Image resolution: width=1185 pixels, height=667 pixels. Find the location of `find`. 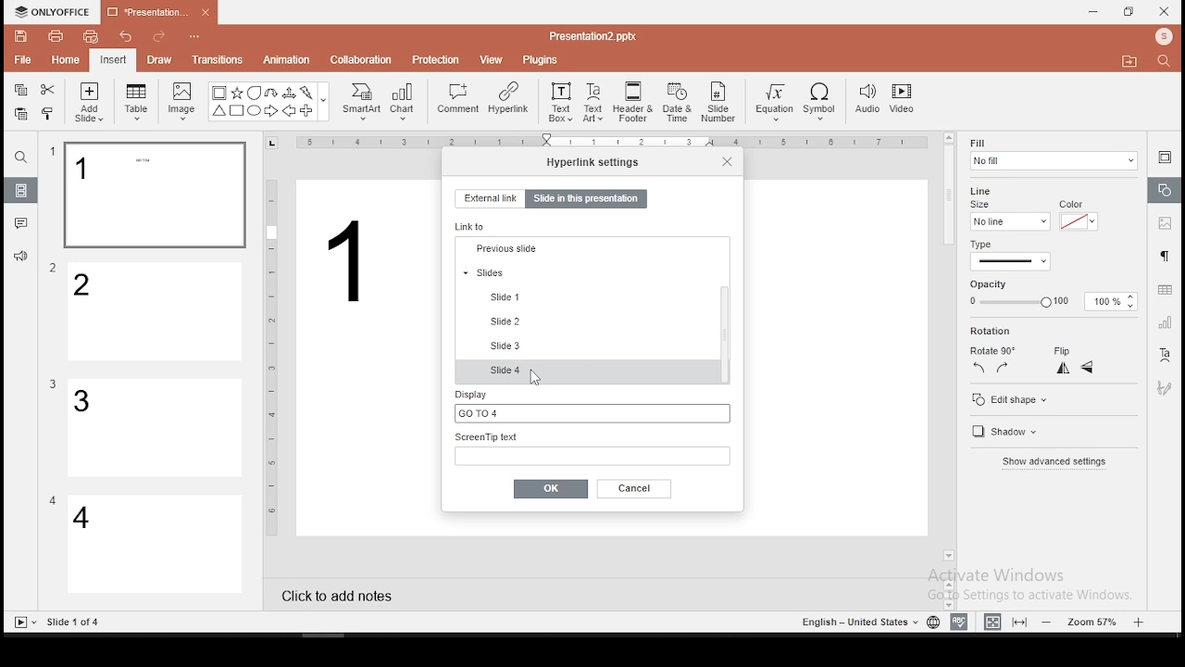

find is located at coordinates (20, 157).